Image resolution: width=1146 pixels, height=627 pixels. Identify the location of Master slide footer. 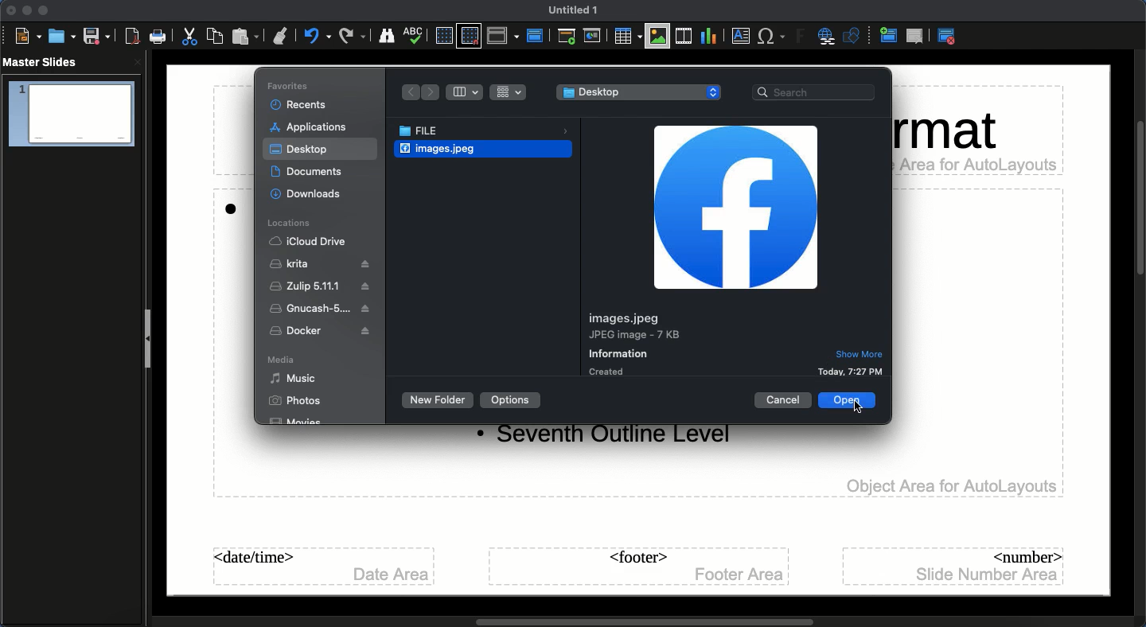
(641, 567).